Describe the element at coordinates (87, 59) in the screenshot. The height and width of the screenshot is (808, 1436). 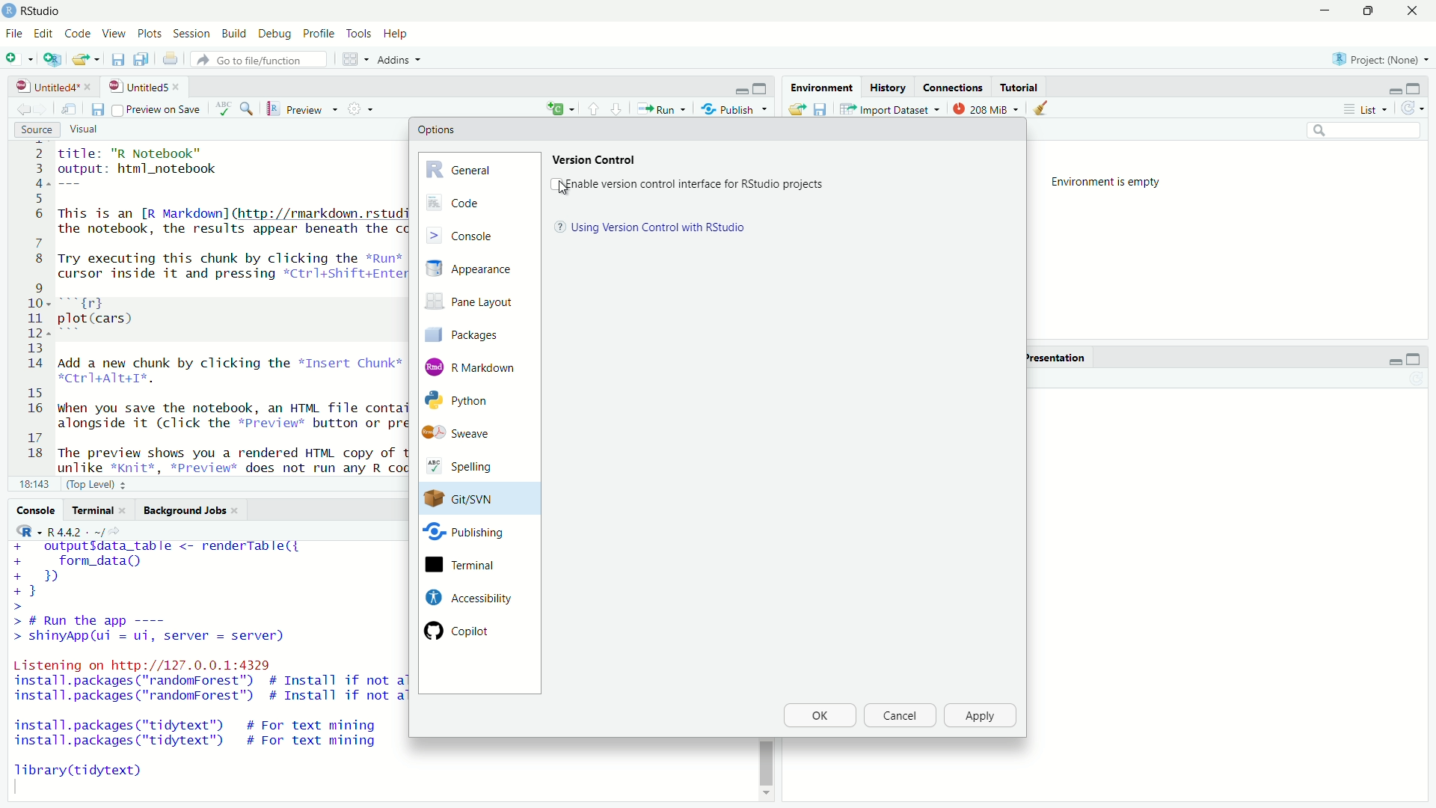
I see `open an existing file` at that location.